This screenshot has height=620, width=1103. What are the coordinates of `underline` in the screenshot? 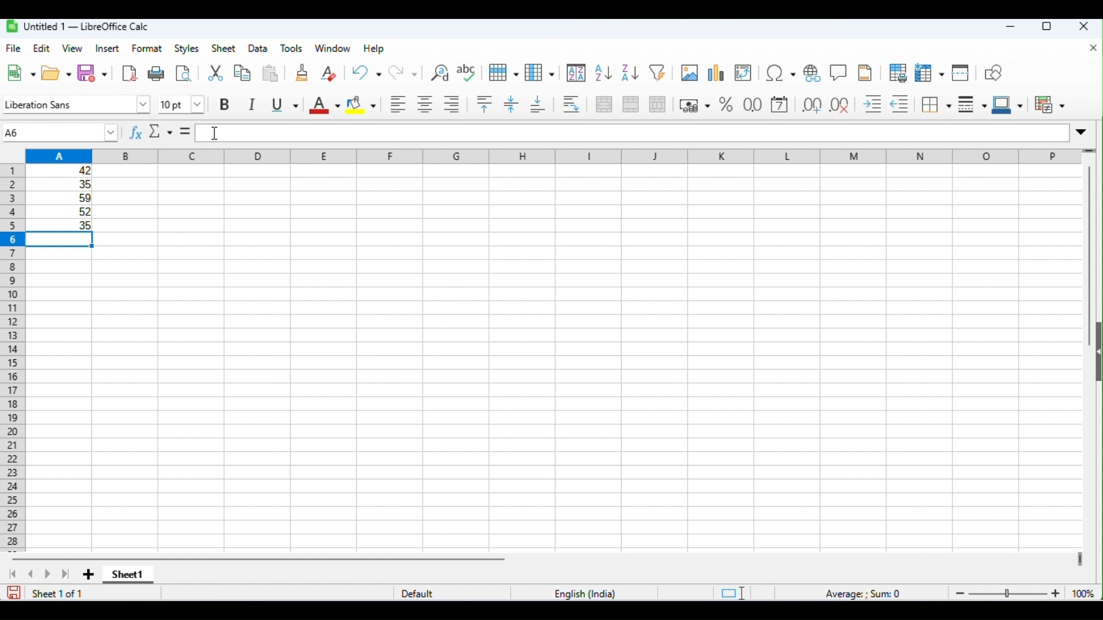 It's located at (283, 104).